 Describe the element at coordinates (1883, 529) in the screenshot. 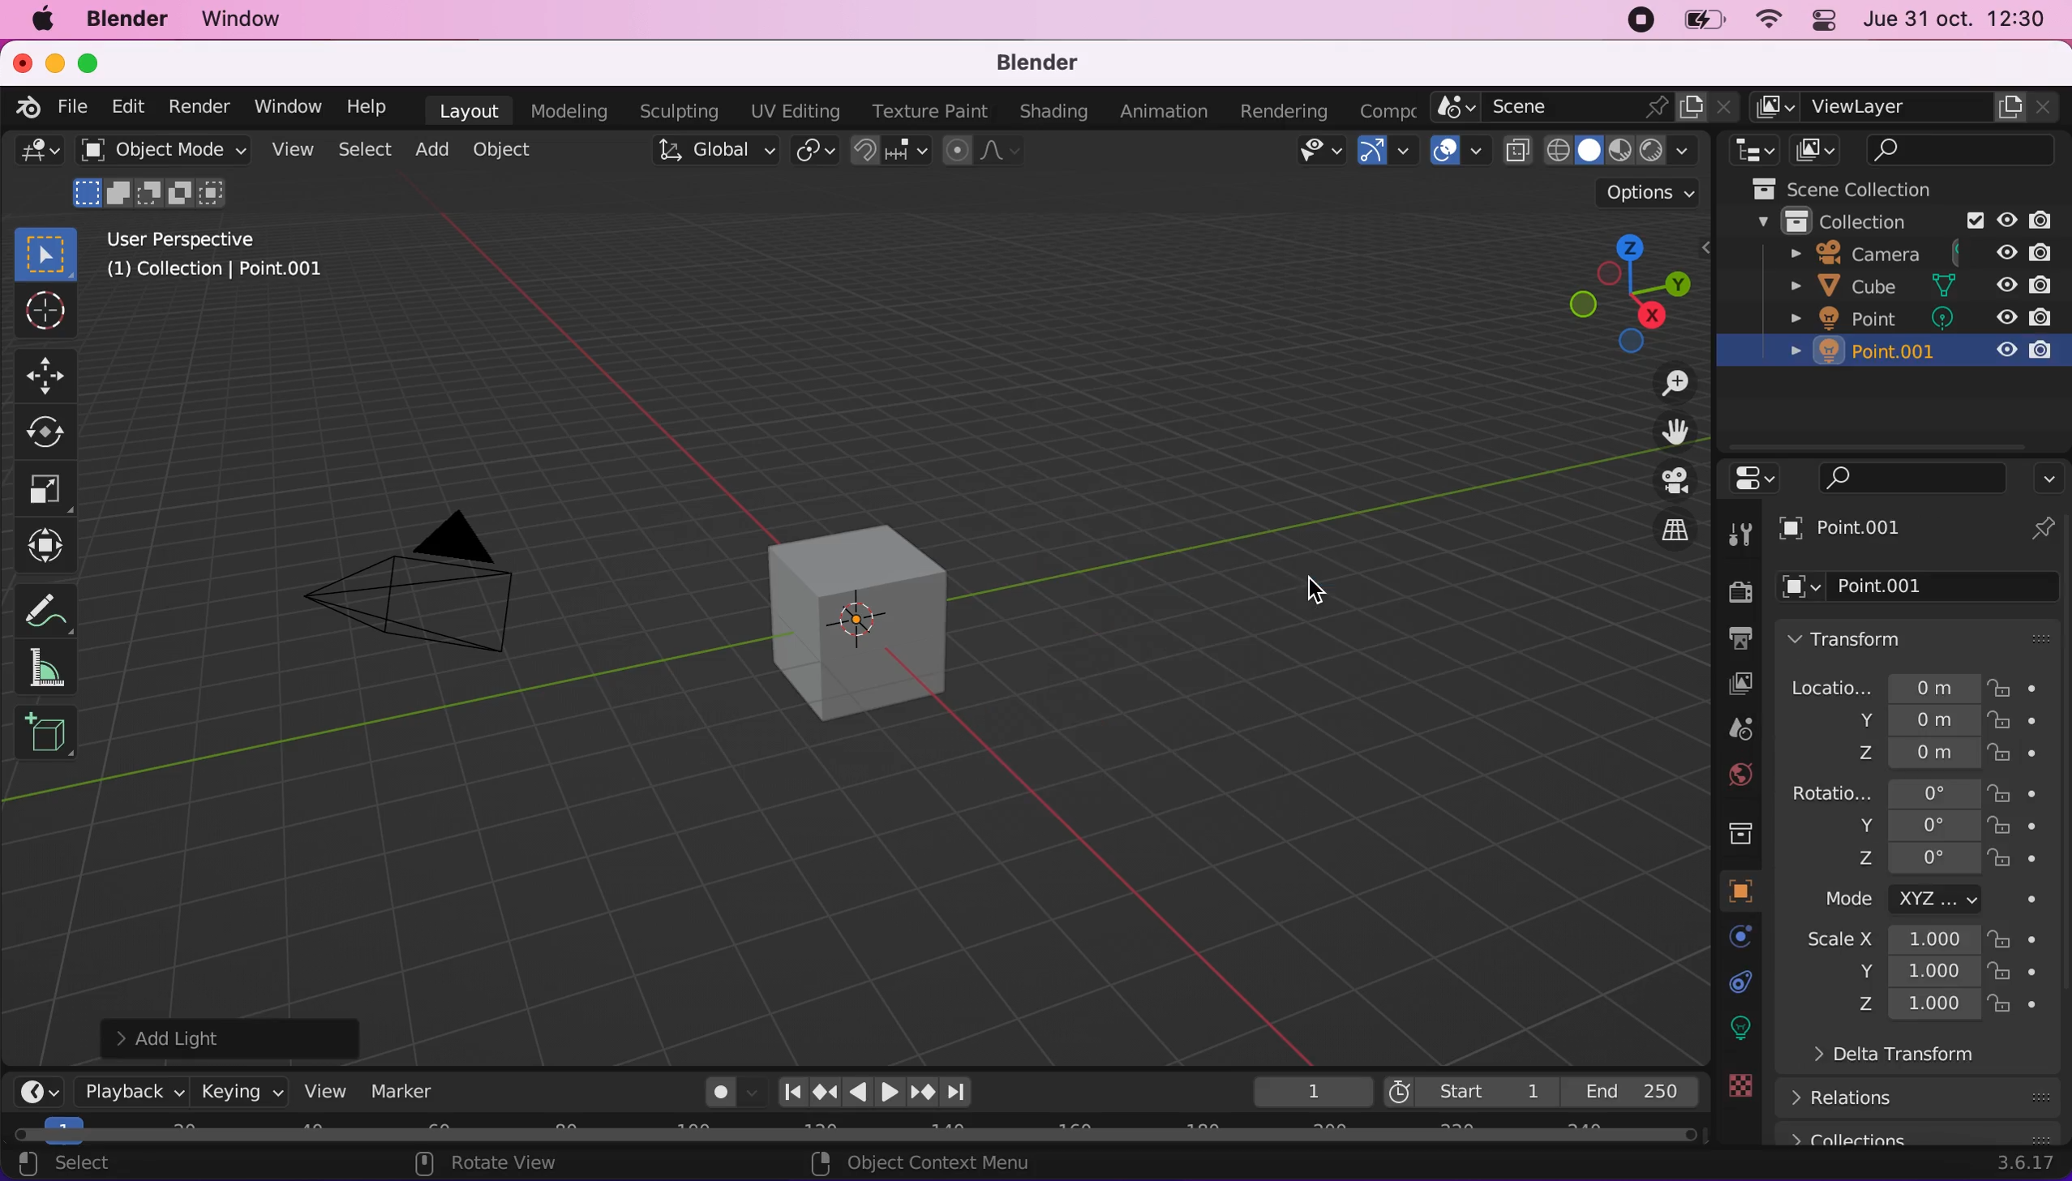

I see `point.001` at that location.